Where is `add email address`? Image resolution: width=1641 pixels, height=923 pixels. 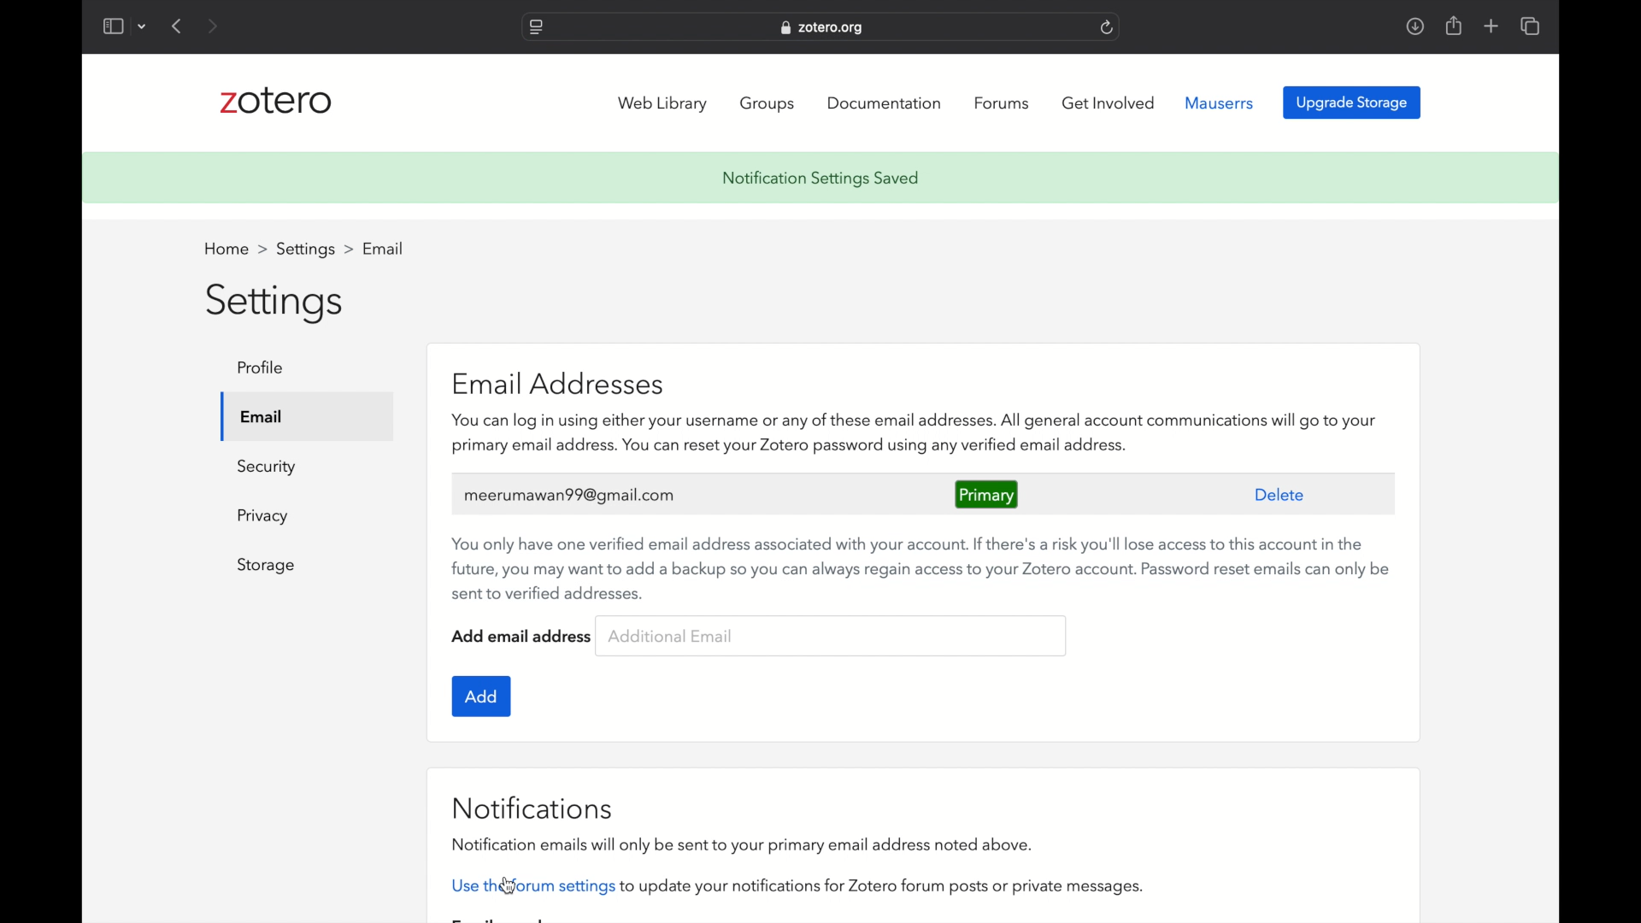
add email address is located at coordinates (522, 635).